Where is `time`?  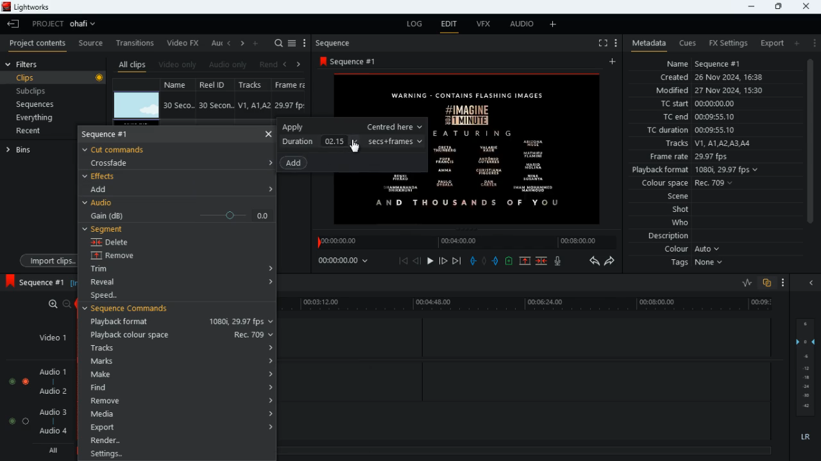
time is located at coordinates (349, 260).